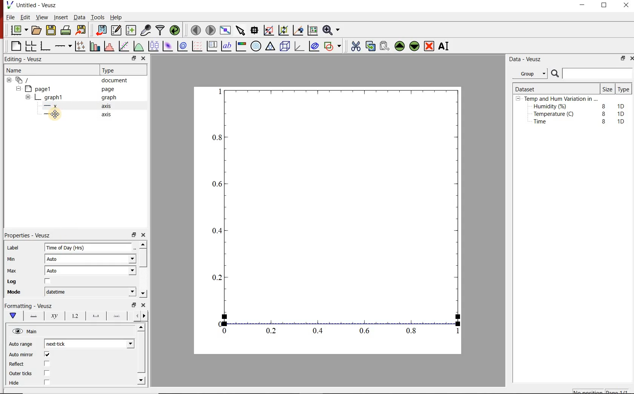  What do you see at coordinates (95, 316) in the screenshot?
I see `major ticks` at bounding box center [95, 316].